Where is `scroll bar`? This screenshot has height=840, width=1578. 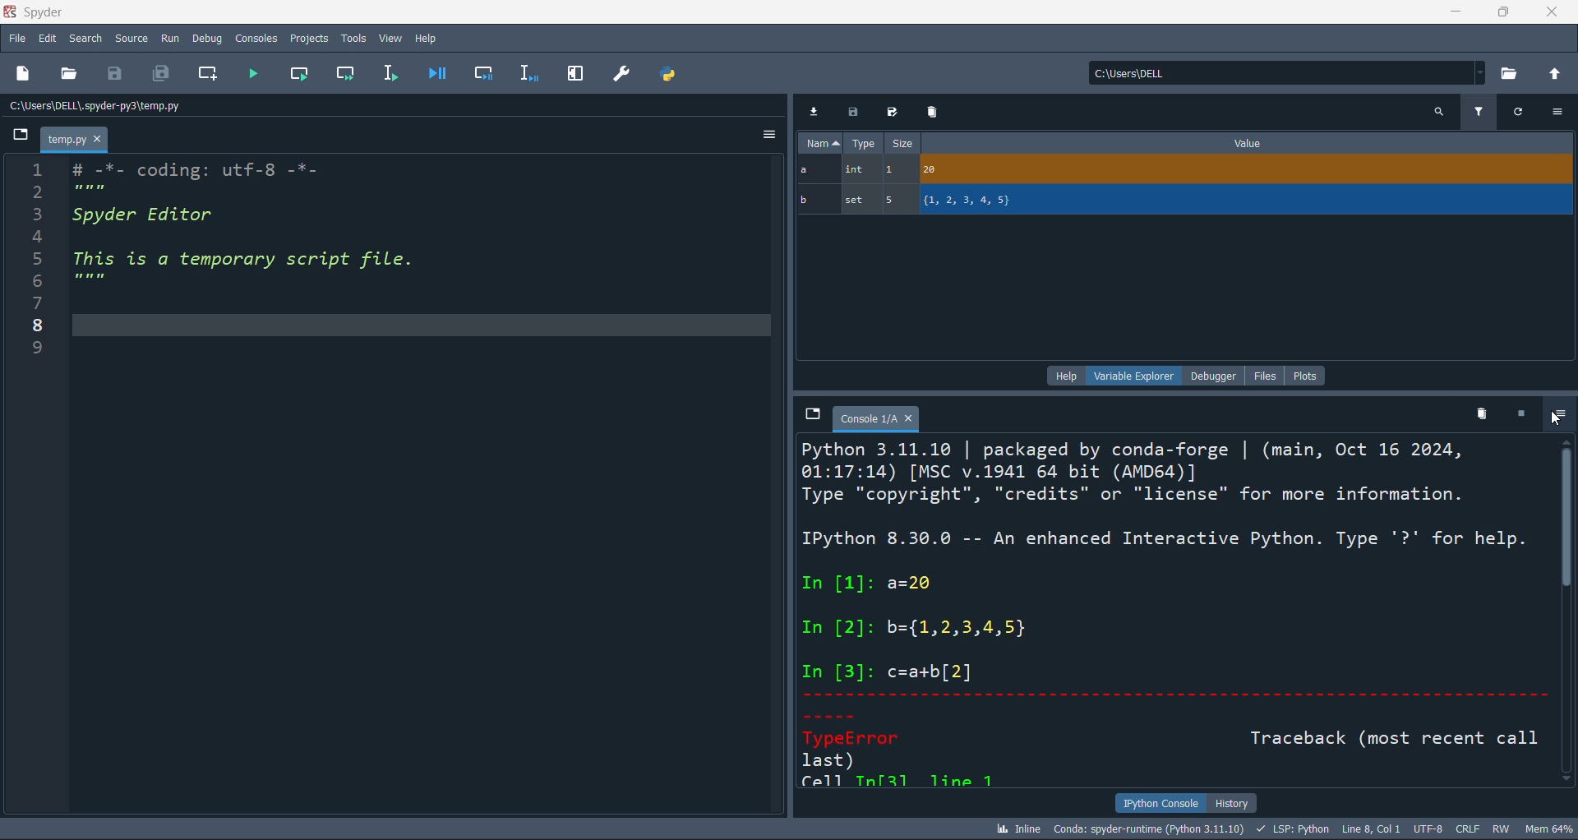 scroll bar is located at coordinates (1568, 614).